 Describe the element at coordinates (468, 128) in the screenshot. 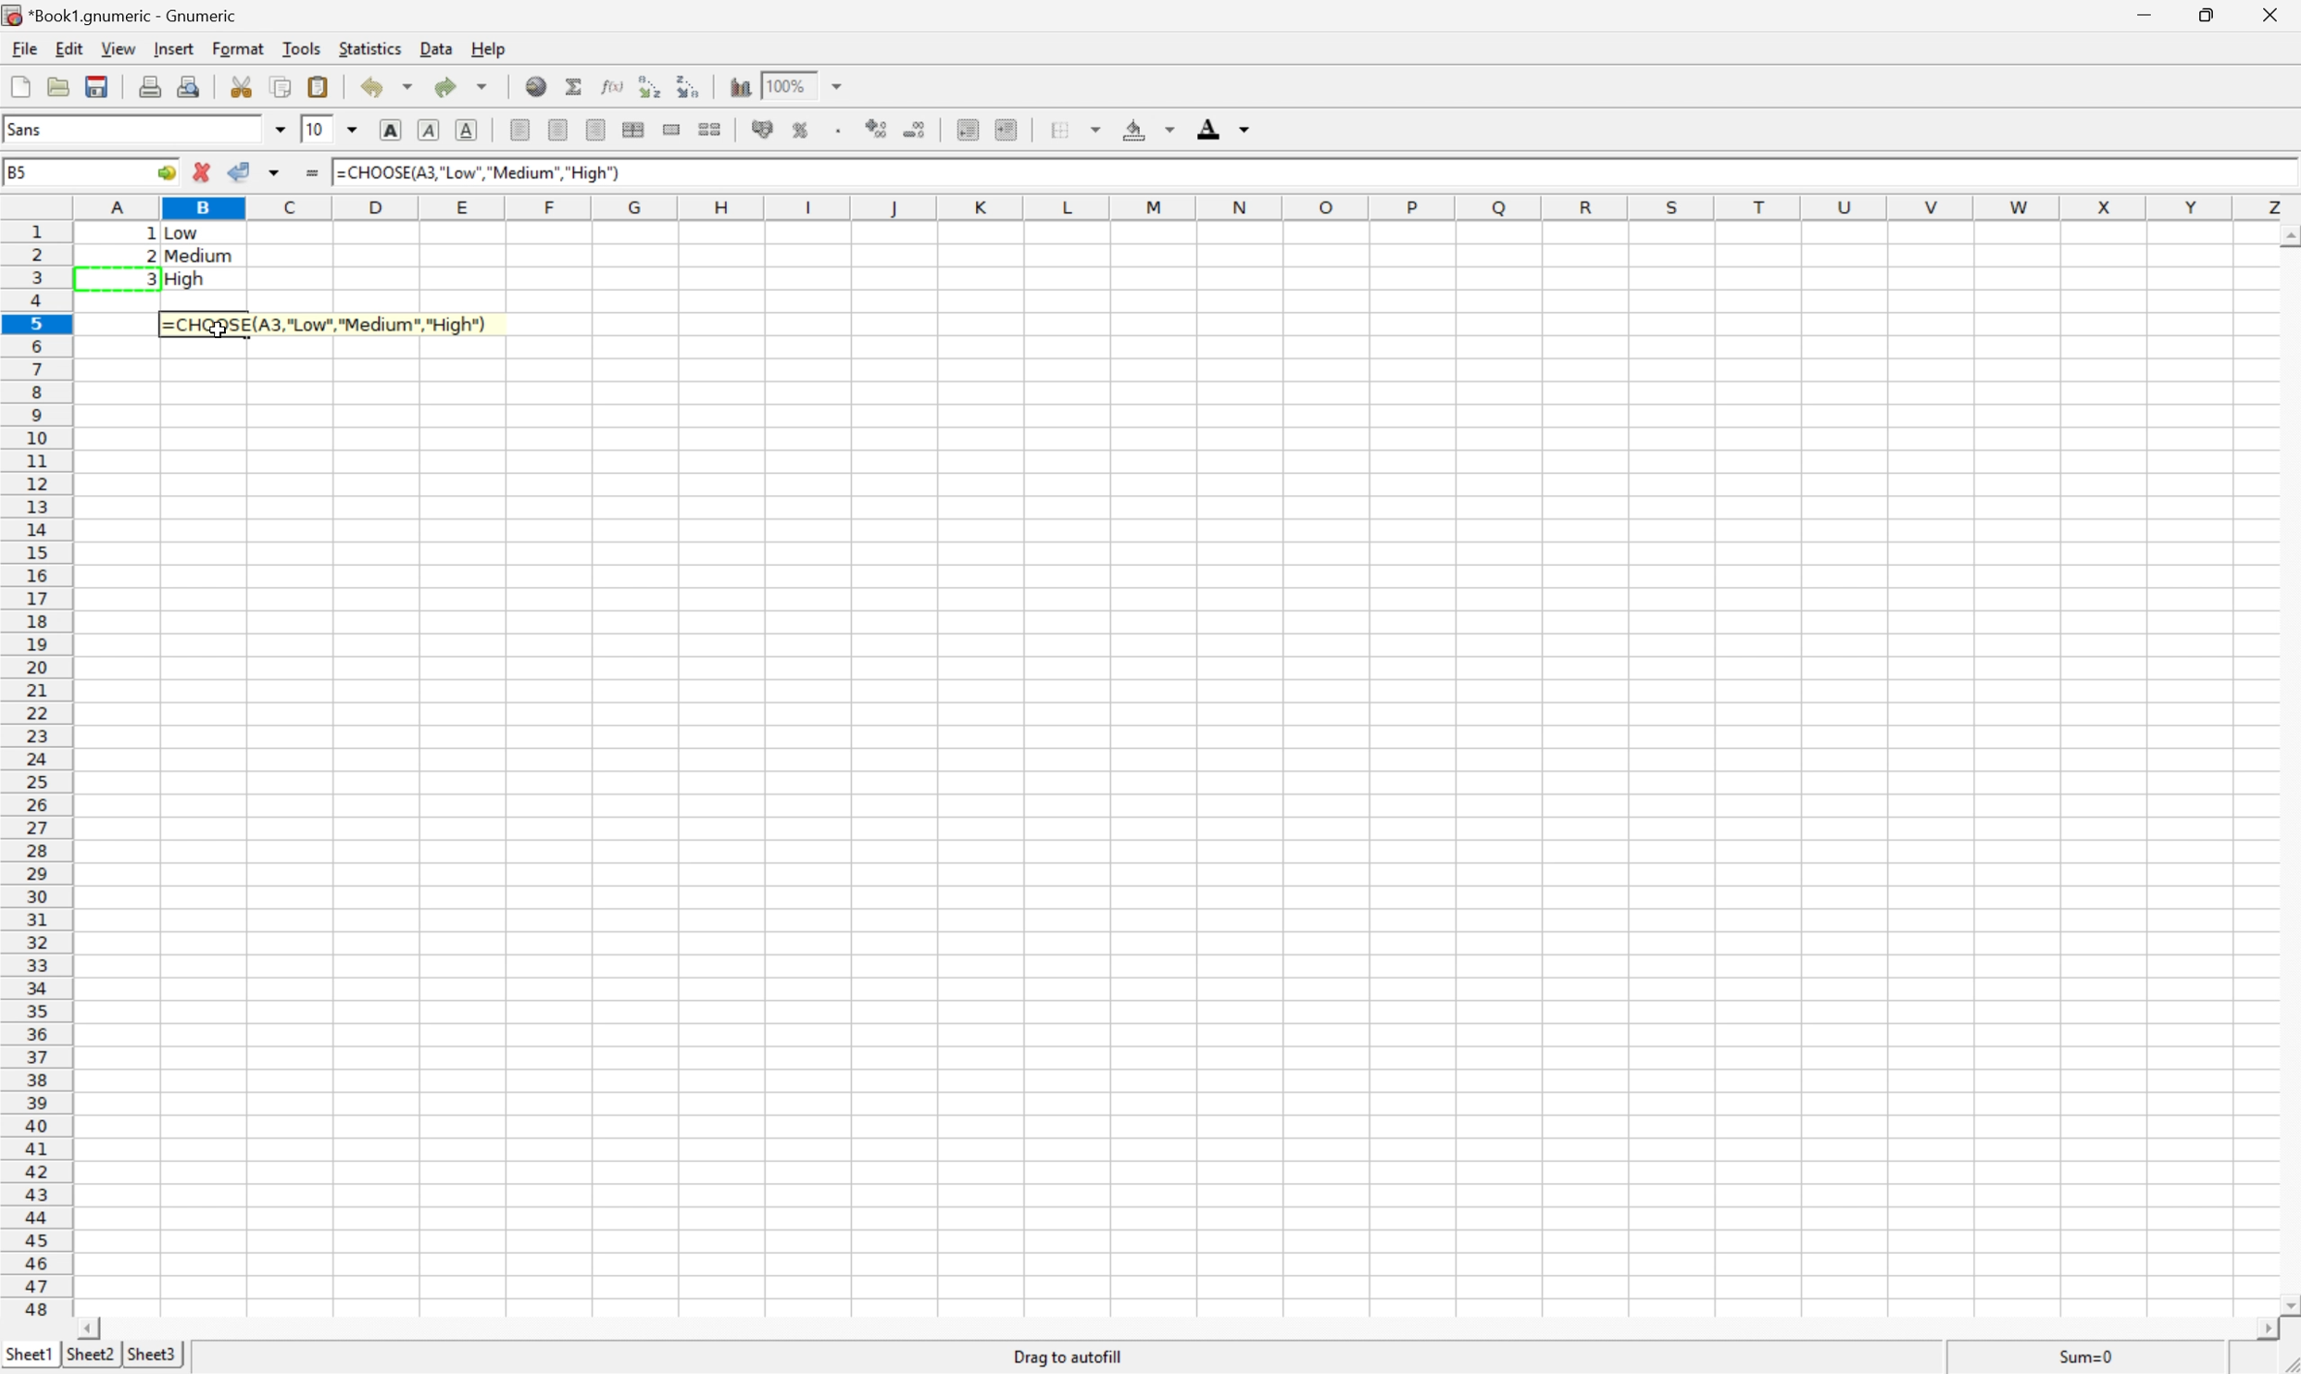

I see `Underline` at that location.